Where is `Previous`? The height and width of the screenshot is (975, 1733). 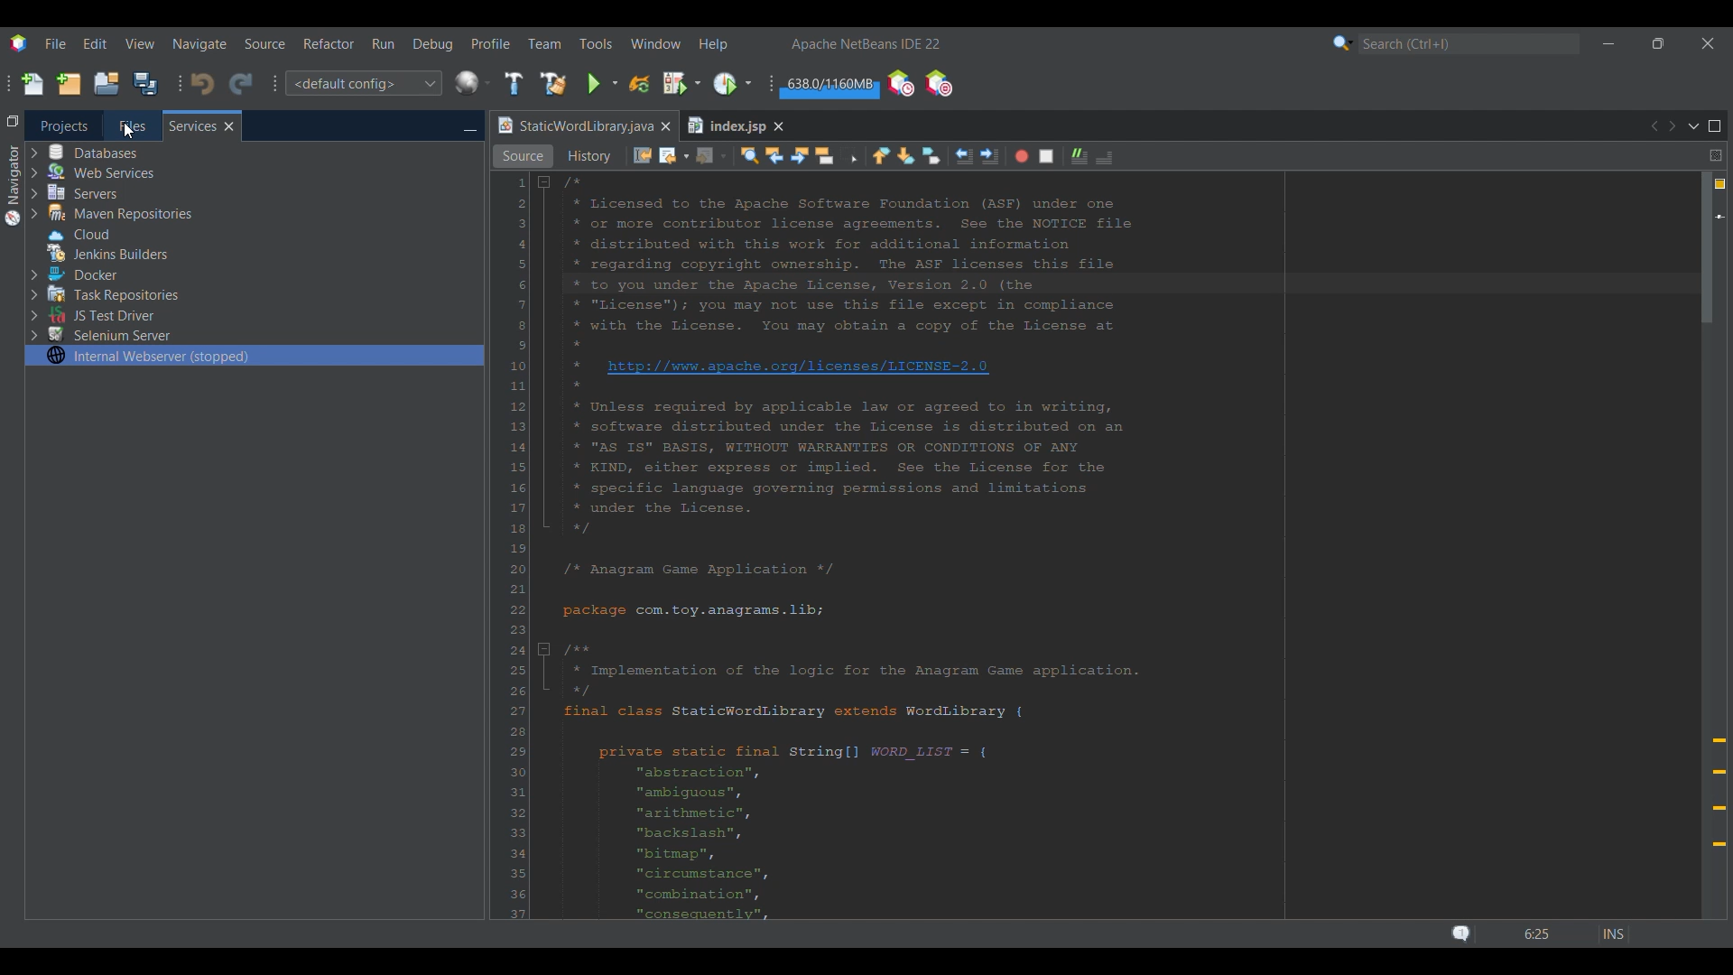 Previous is located at coordinates (1654, 126).